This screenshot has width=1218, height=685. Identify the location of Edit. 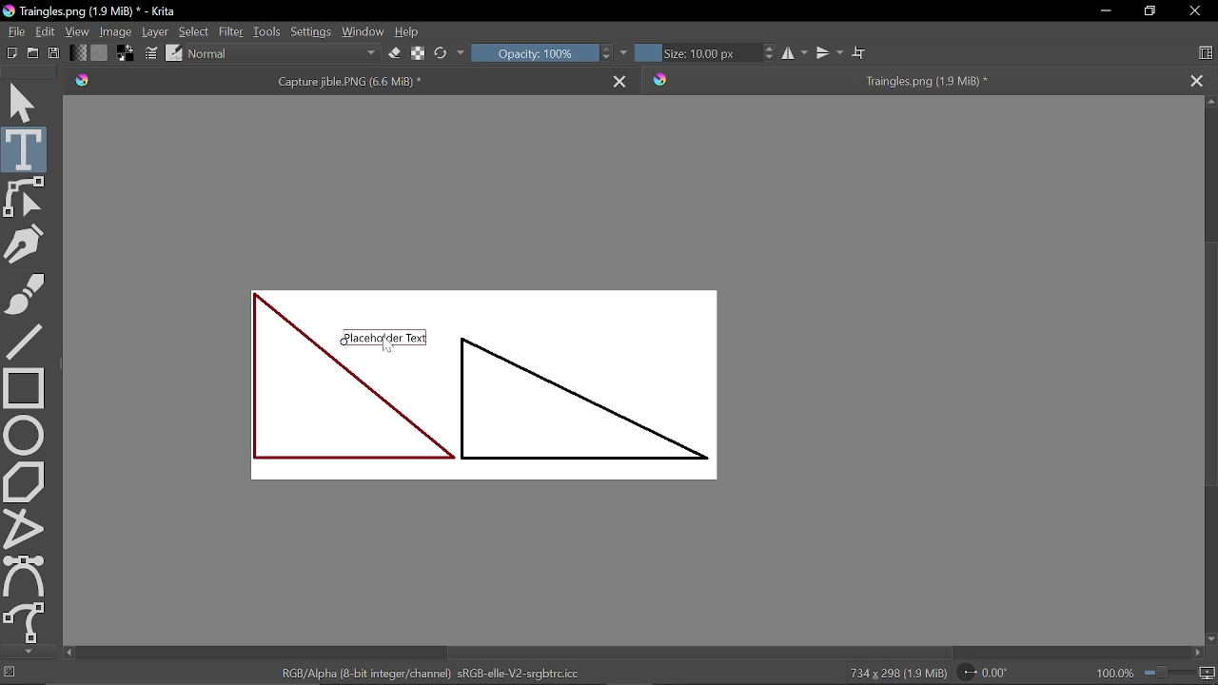
(47, 30).